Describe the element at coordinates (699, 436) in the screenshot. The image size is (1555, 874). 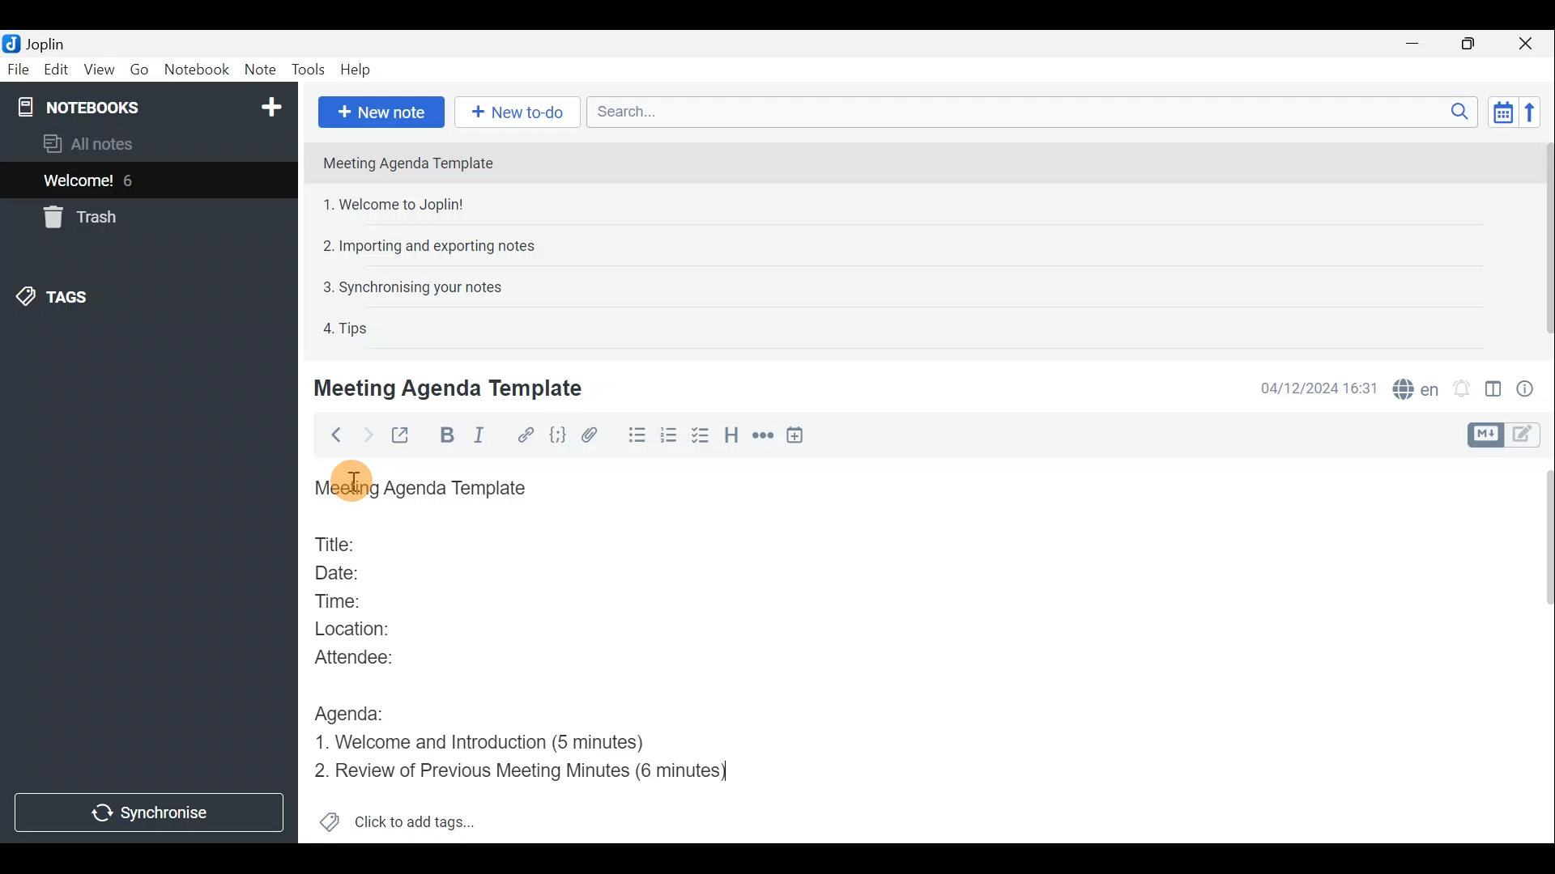
I see `Checkbox` at that location.